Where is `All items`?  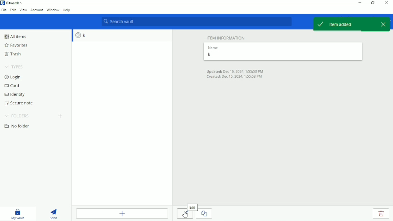
All items is located at coordinates (16, 36).